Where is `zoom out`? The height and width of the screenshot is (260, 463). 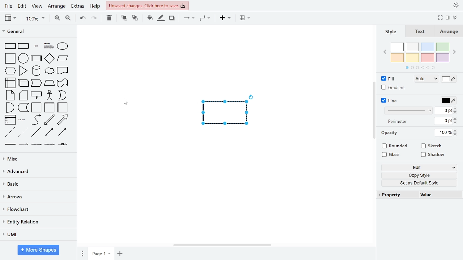
zoom out is located at coordinates (69, 19).